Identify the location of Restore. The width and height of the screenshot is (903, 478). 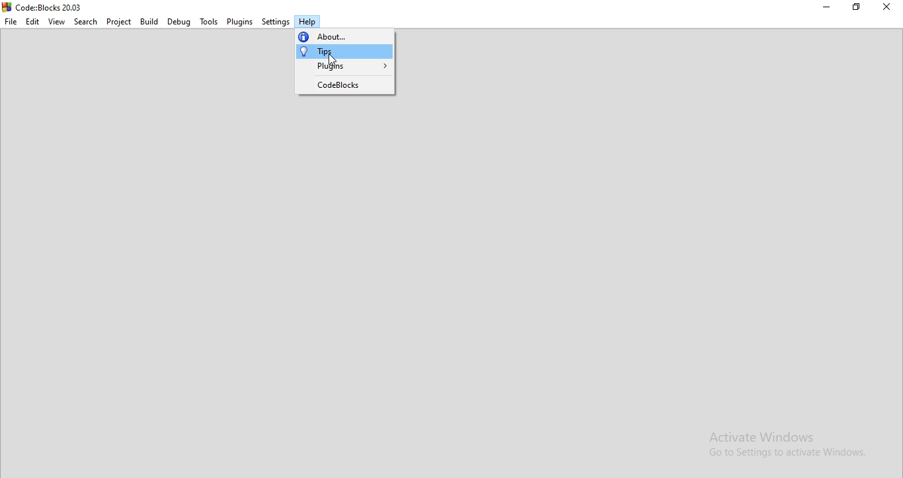
(856, 9).